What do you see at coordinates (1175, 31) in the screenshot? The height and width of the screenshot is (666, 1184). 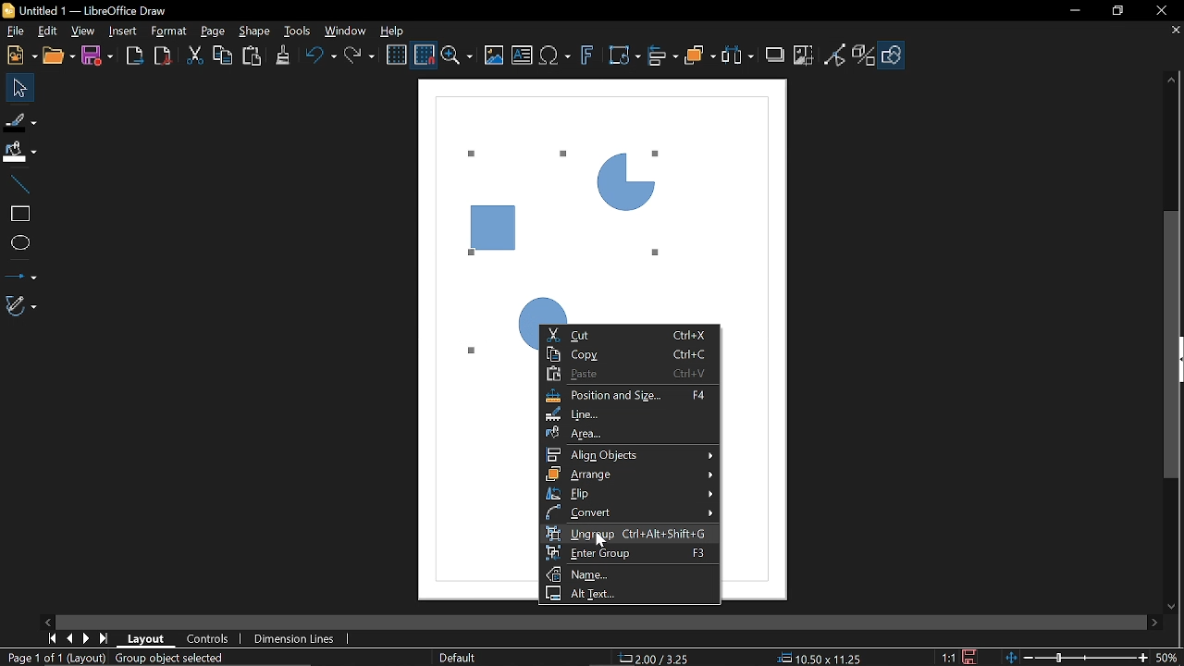 I see `Close tab` at bounding box center [1175, 31].